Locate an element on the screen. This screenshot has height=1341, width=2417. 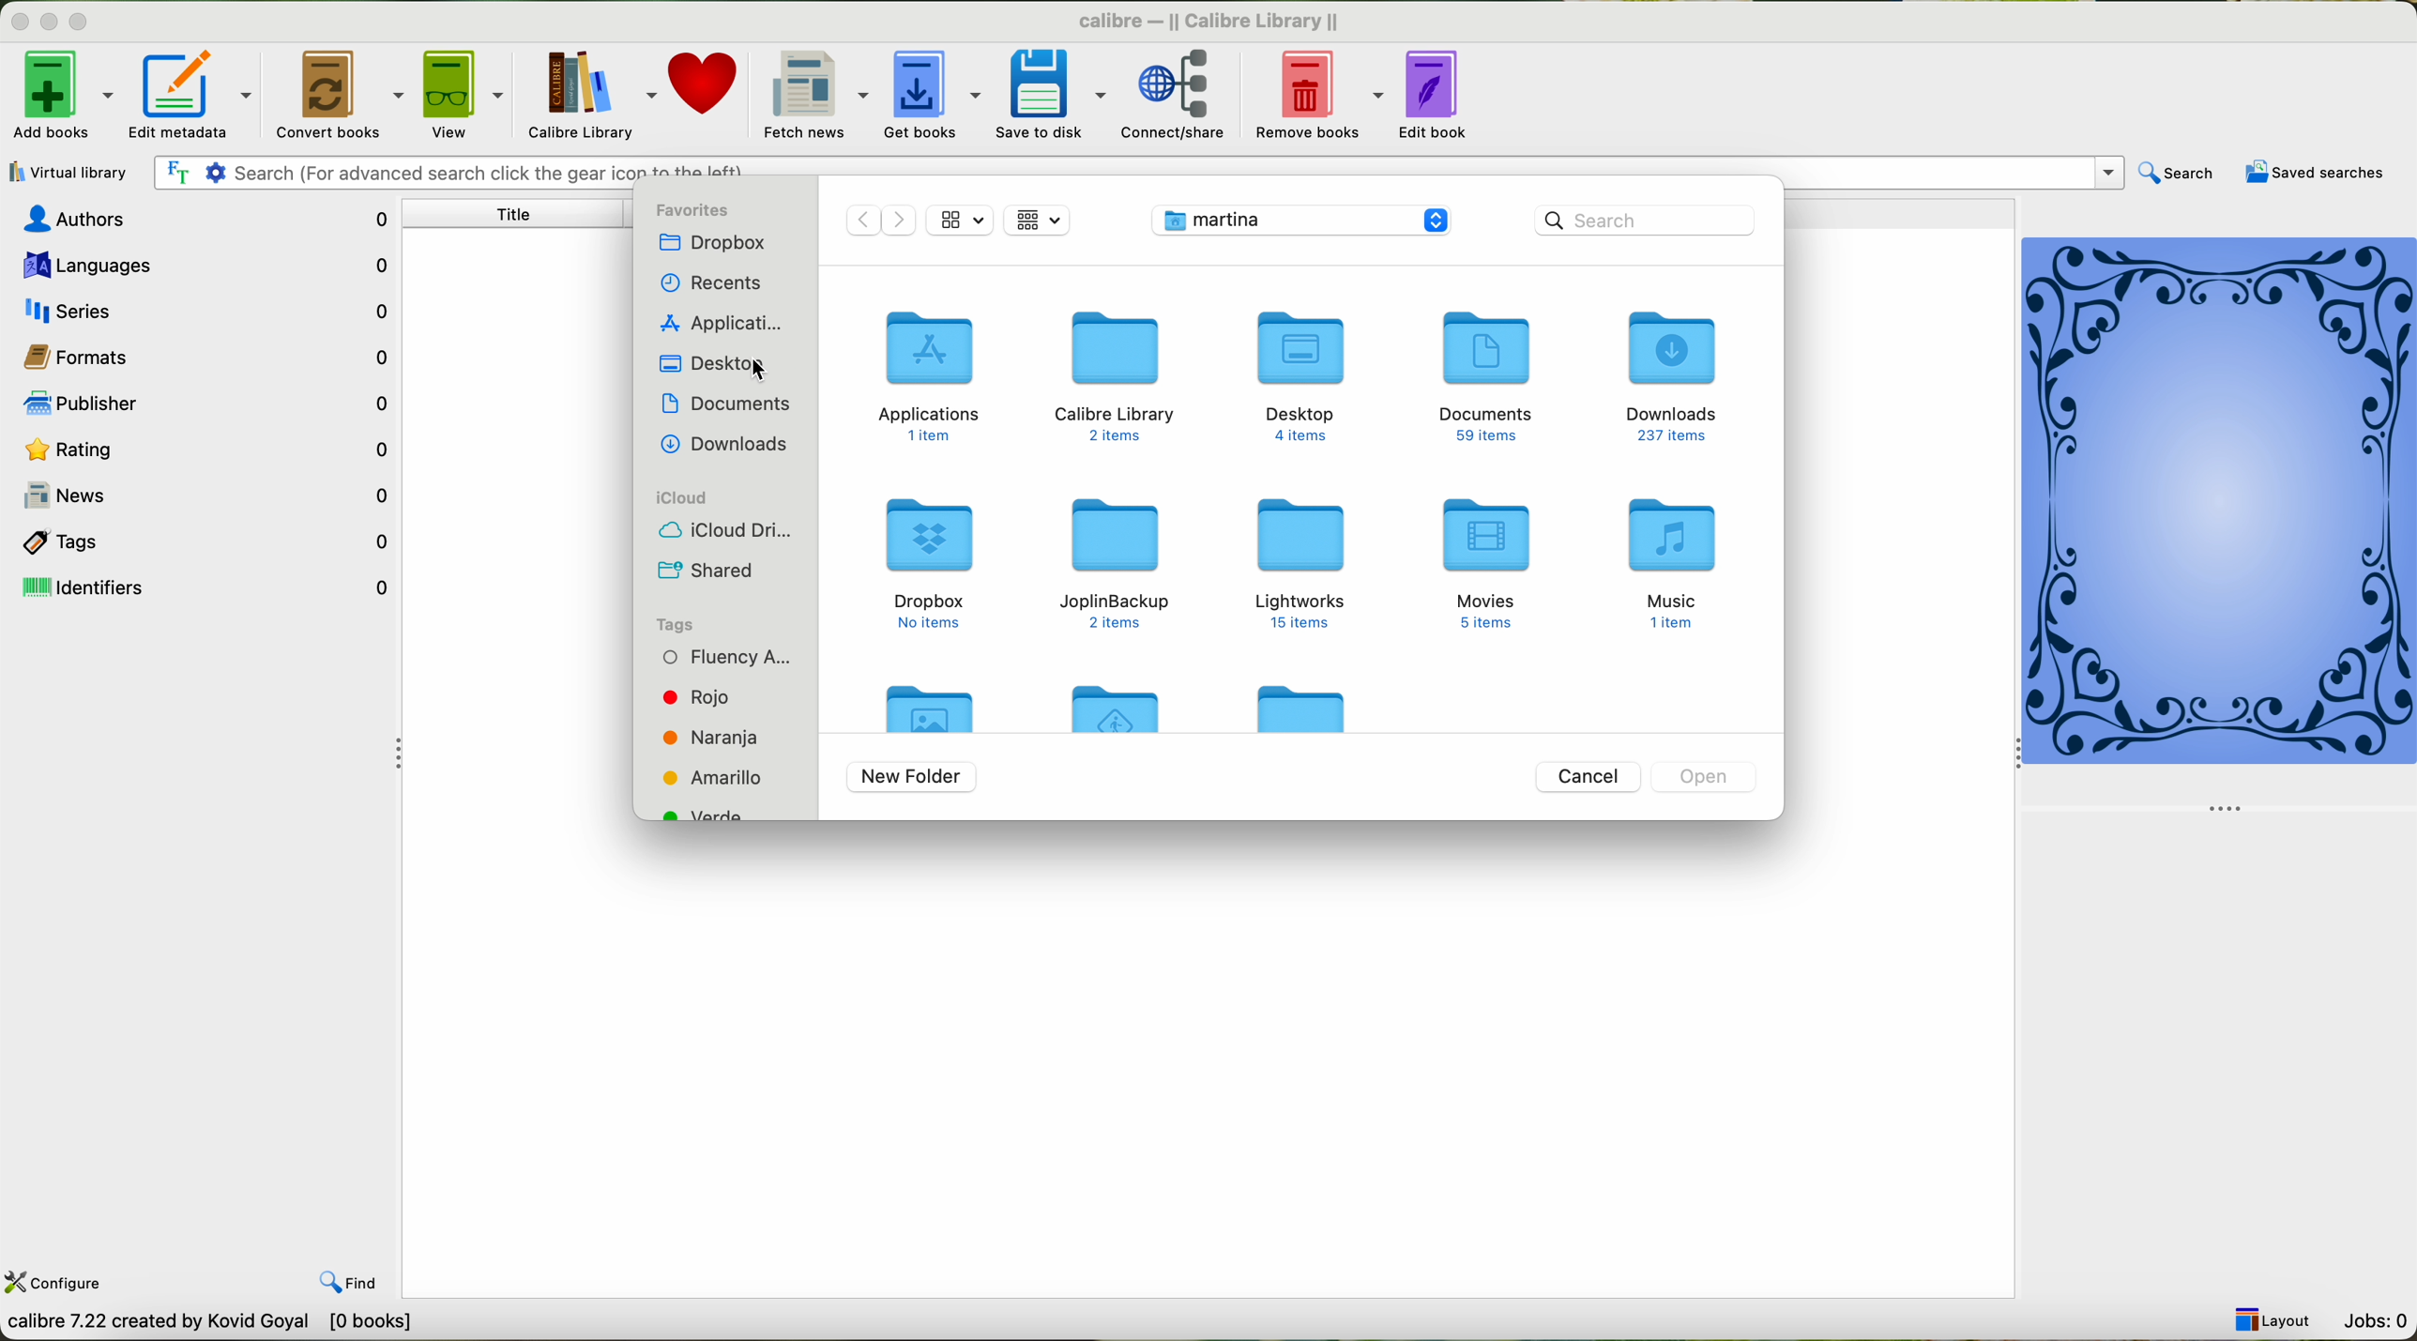
edit metadata is located at coordinates (190, 92).